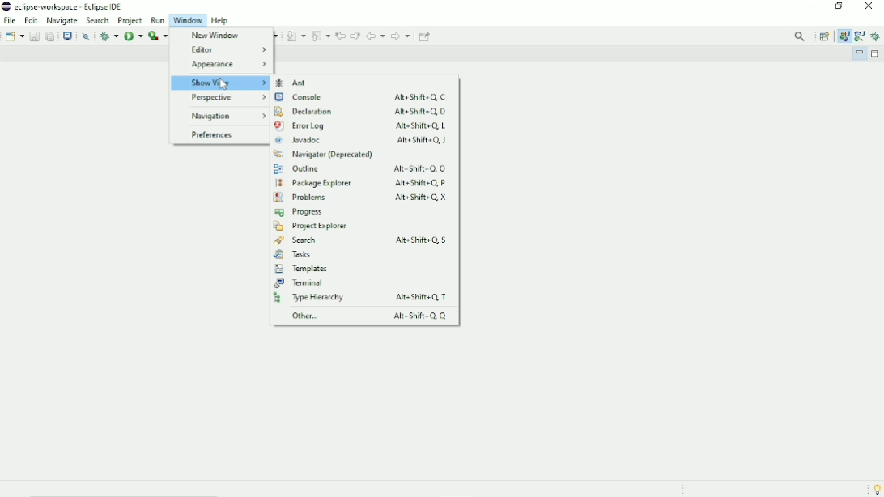  I want to click on Next Annotation, so click(295, 36).